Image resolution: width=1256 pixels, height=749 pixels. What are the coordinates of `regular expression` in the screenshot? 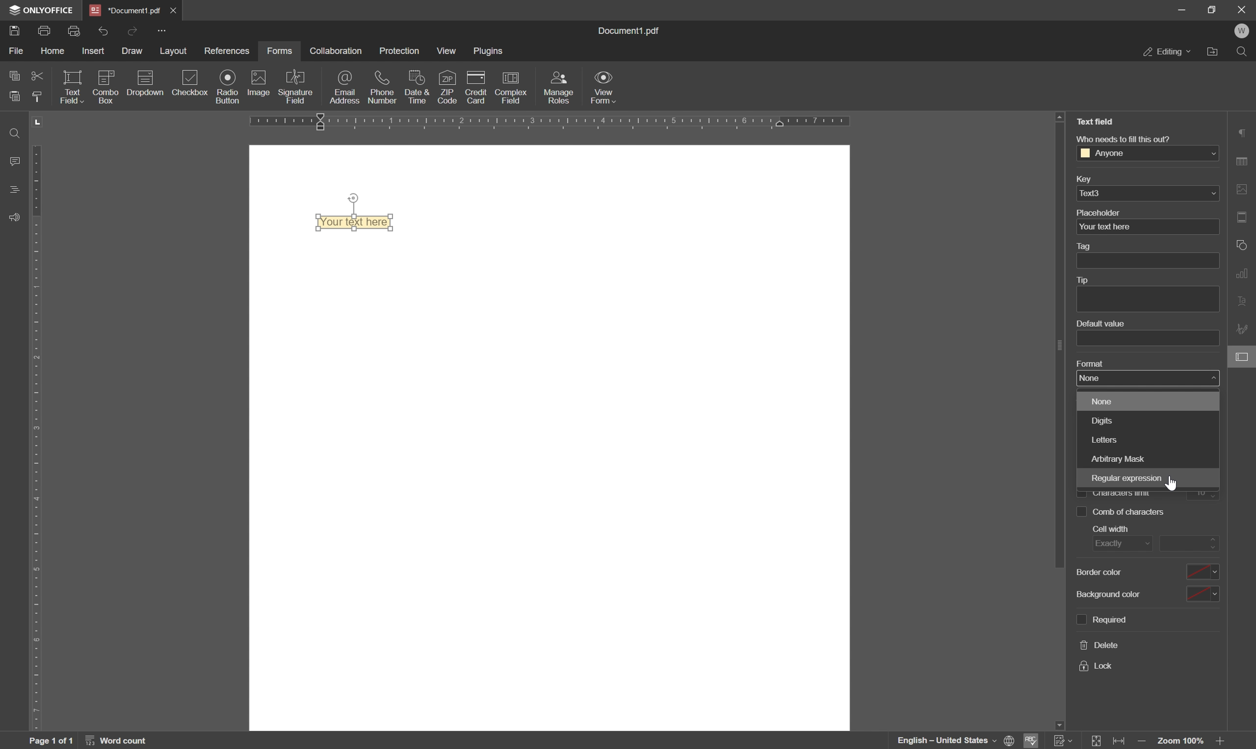 It's located at (1125, 479).